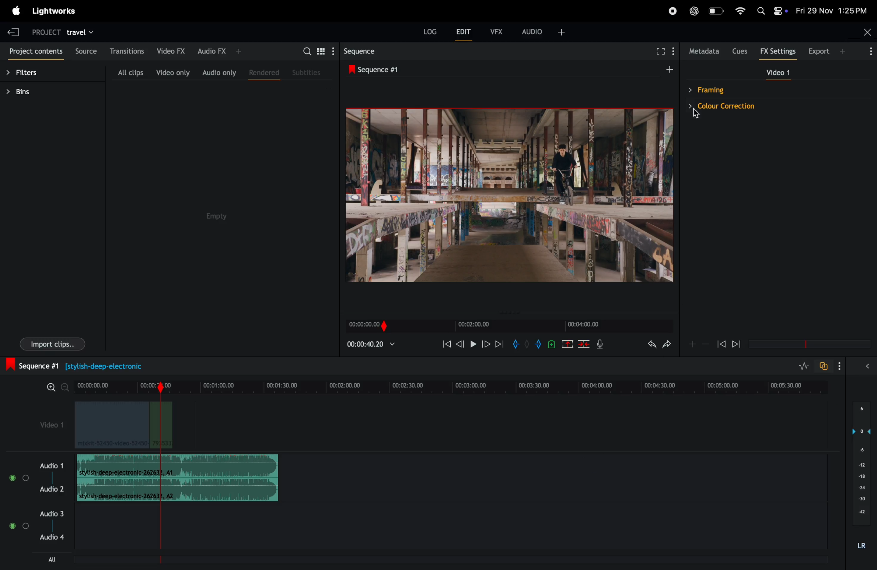 The height and width of the screenshot is (570, 877). Describe the element at coordinates (832, 10) in the screenshot. I see `date and time` at that location.